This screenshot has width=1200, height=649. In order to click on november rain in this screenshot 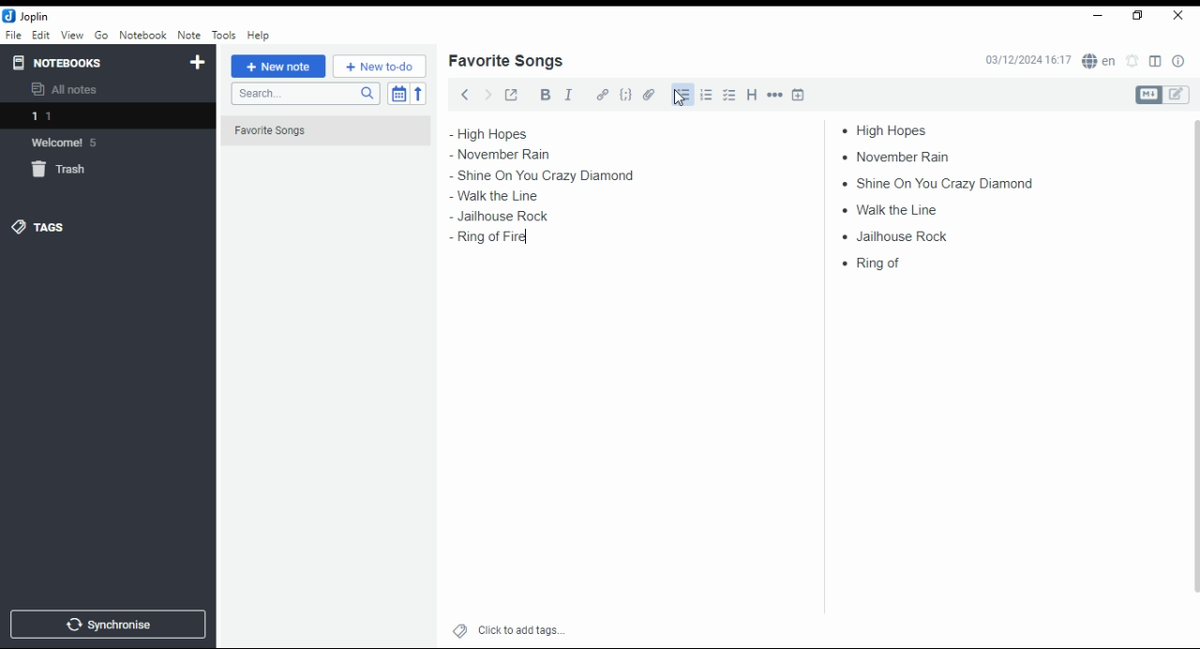, I will do `click(902, 156)`.